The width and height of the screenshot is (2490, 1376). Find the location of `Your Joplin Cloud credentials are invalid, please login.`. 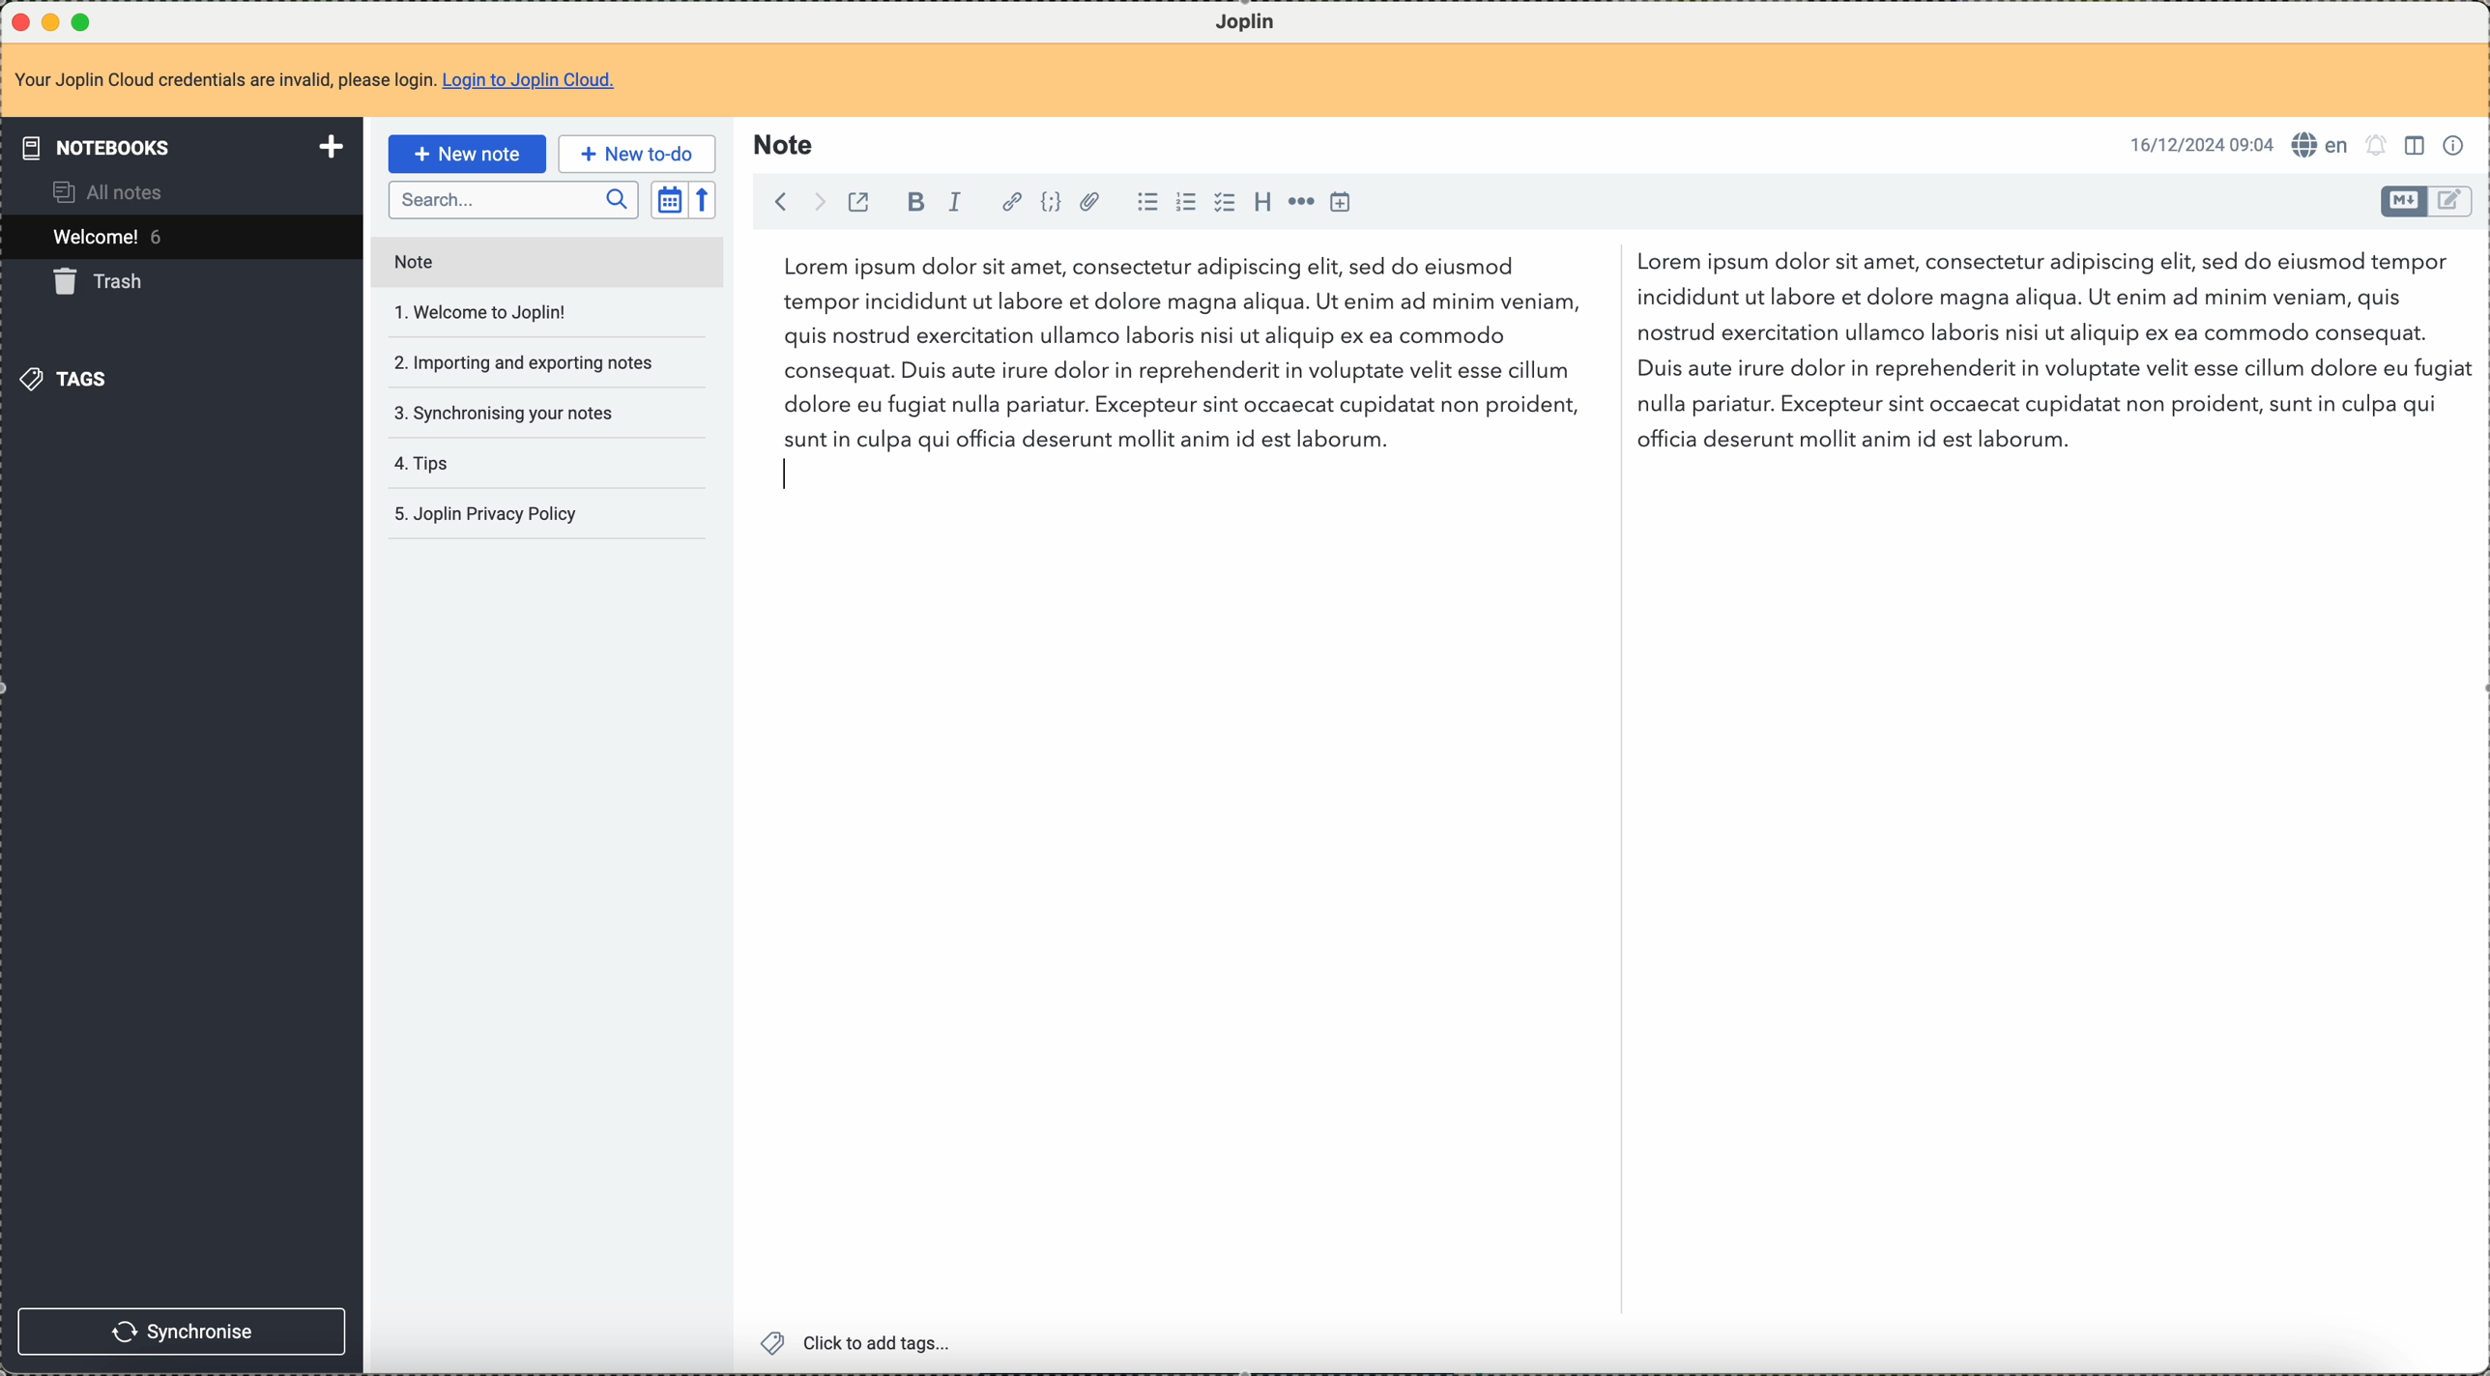

Your Joplin Cloud credentials are invalid, please login. is located at coordinates (223, 83).